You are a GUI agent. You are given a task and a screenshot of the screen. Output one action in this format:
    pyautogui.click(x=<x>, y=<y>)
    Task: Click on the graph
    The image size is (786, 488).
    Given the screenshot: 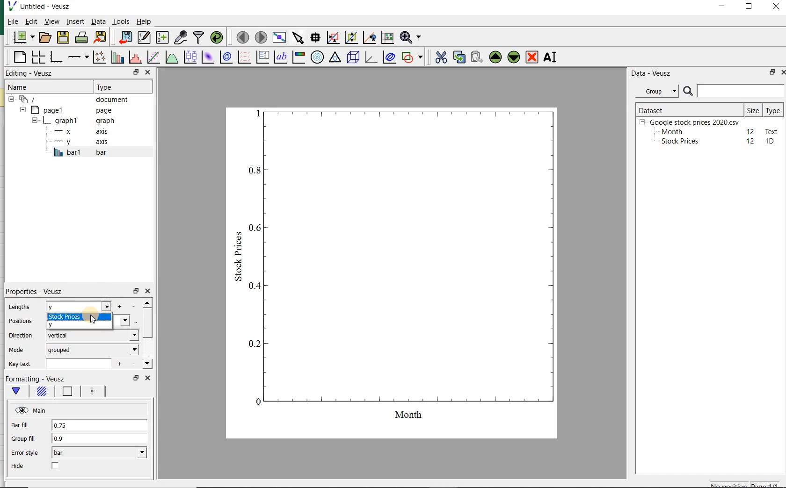 What is the action you would take?
    pyautogui.click(x=398, y=271)
    